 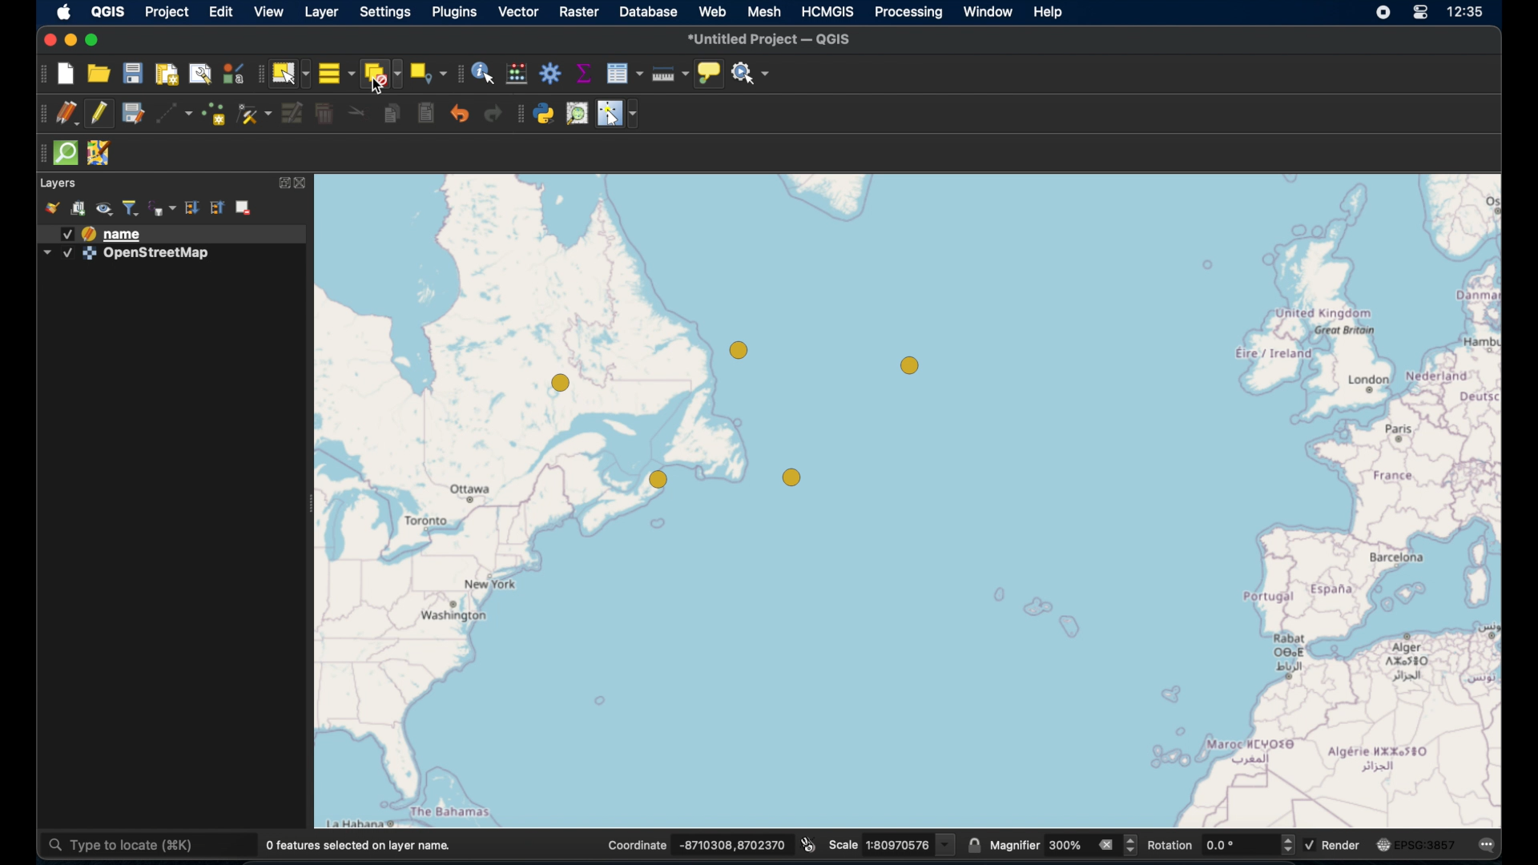 What do you see at coordinates (1173, 845) in the screenshot?
I see `rotation` at bounding box center [1173, 845].